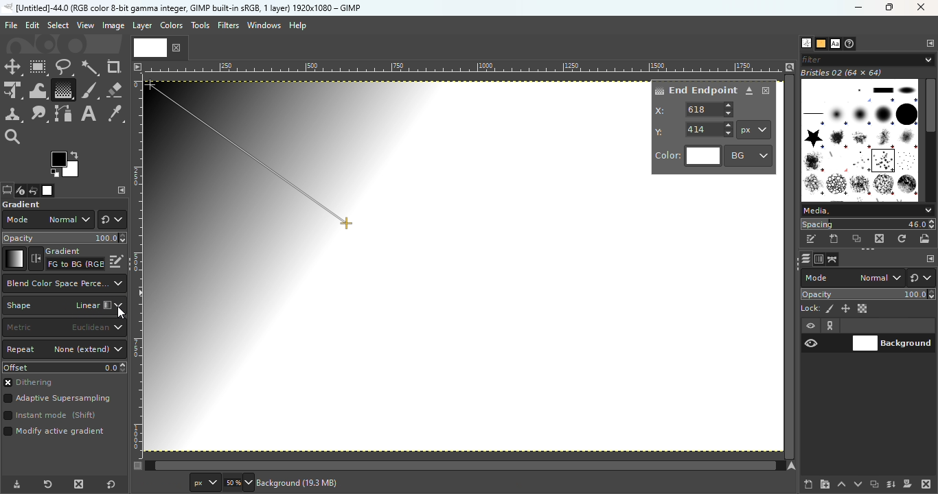 The width and height of the screenshot is (938, 494). What do you see at coordinates (64, 114) in the screenshot?
I see `Paths tool` at bounding box center [64, 114].